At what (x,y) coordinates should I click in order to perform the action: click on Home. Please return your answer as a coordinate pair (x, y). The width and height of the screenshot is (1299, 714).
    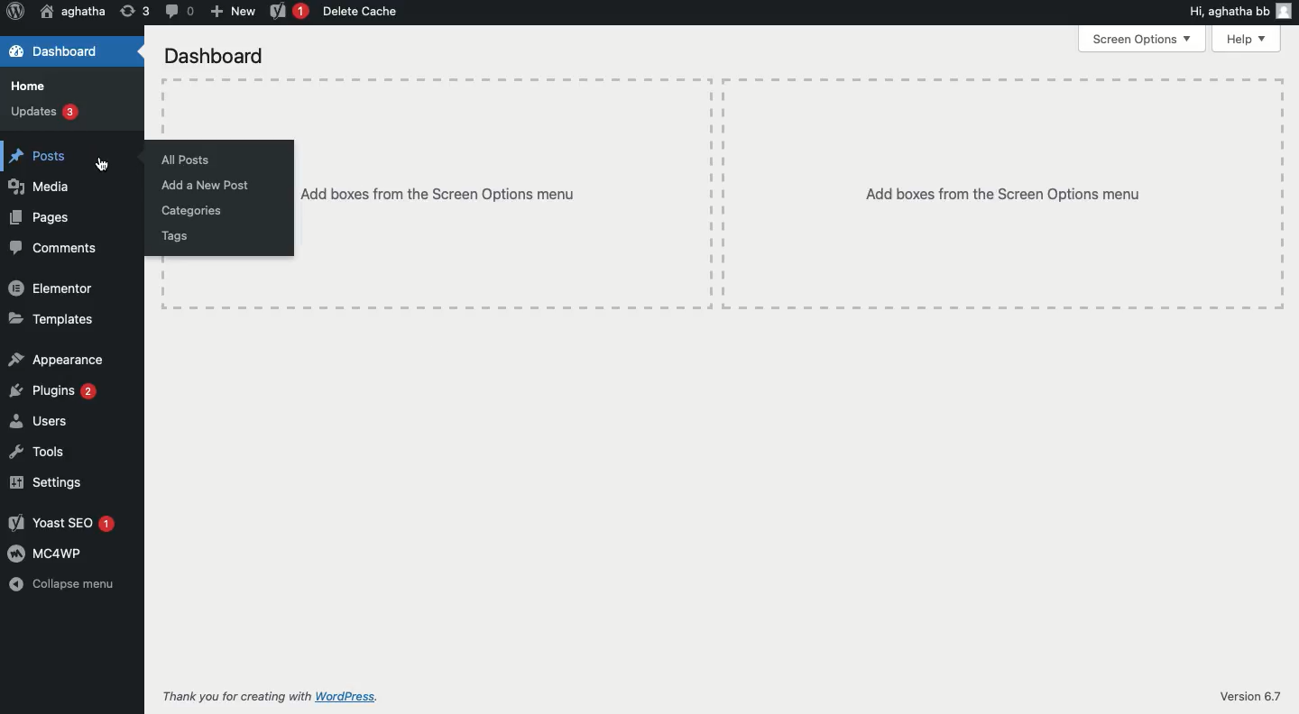
    Looking at the image, I should click on (25, 86).